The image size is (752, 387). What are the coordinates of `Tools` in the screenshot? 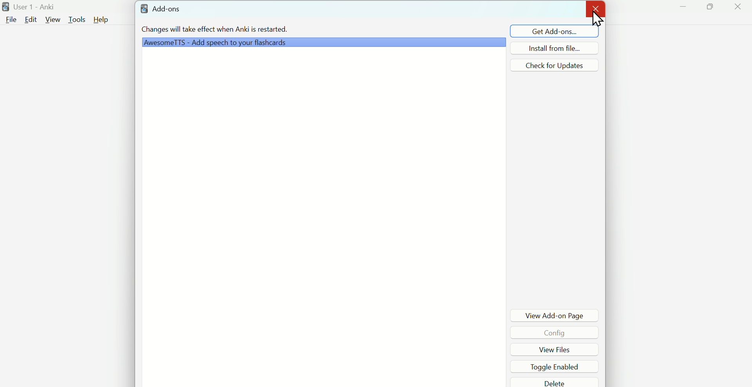 It's located at (77, 19).